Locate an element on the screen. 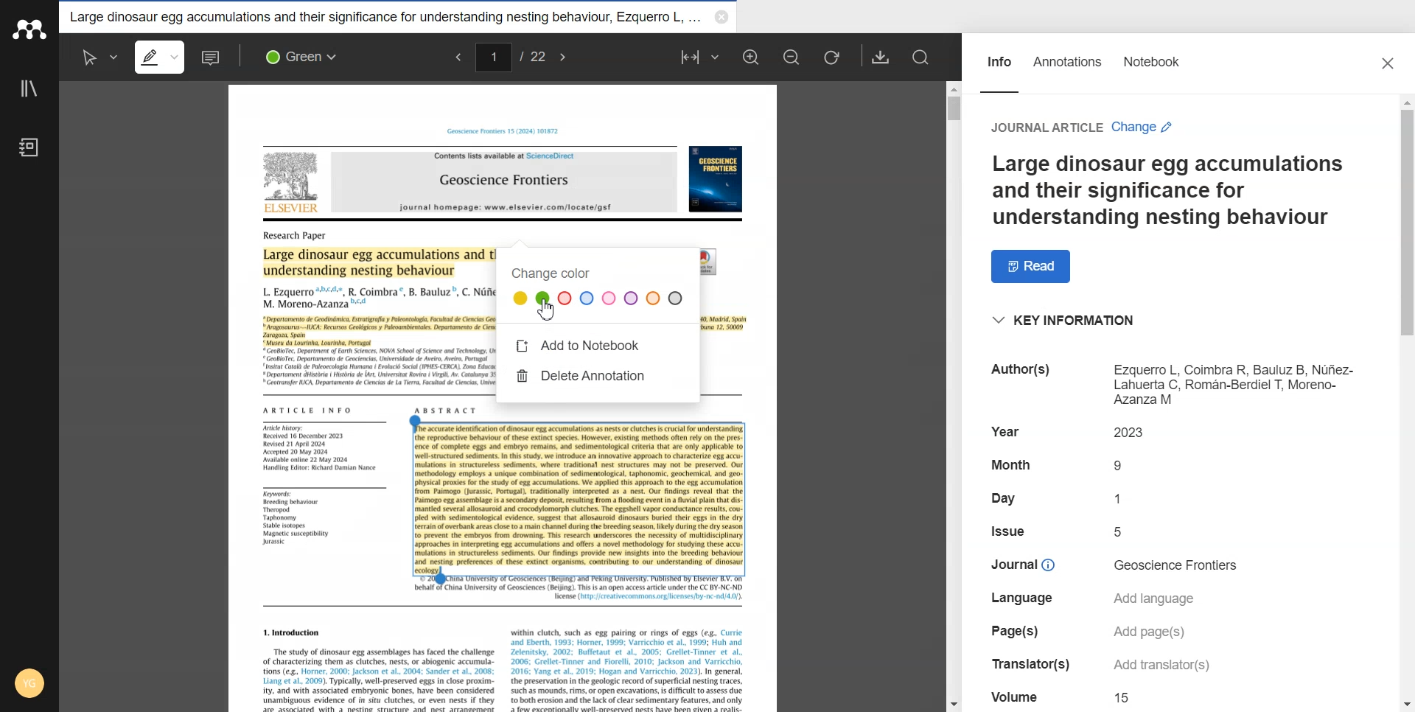  Text is located at coordinates (1166, 193).